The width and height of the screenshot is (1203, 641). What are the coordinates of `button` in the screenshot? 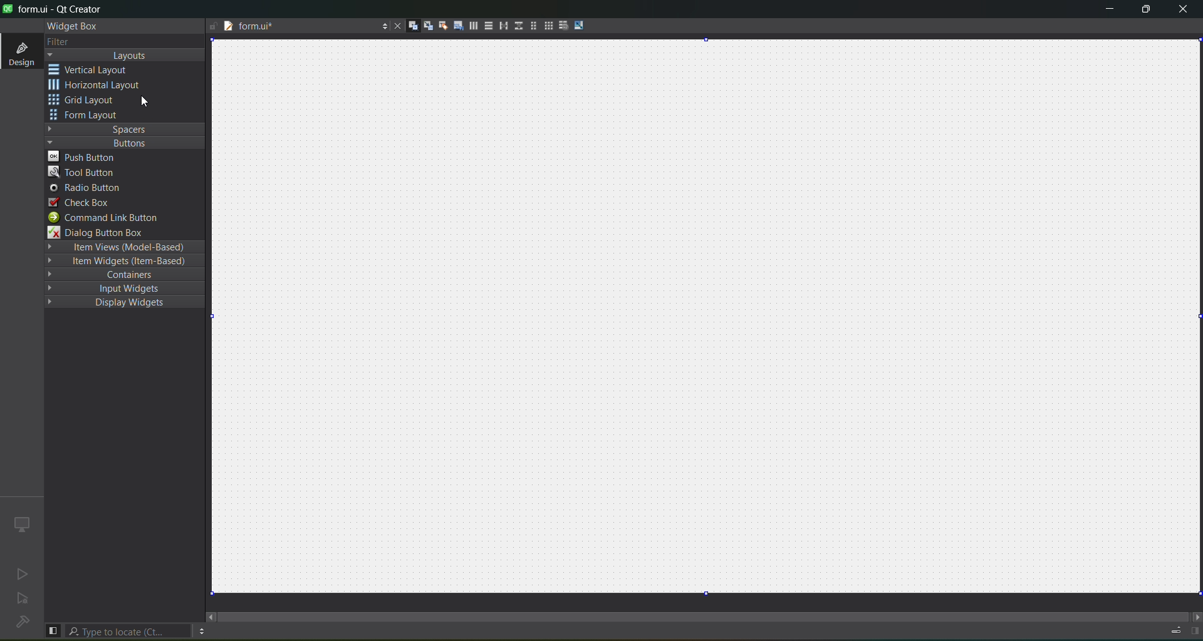 It's located at (122, 143).